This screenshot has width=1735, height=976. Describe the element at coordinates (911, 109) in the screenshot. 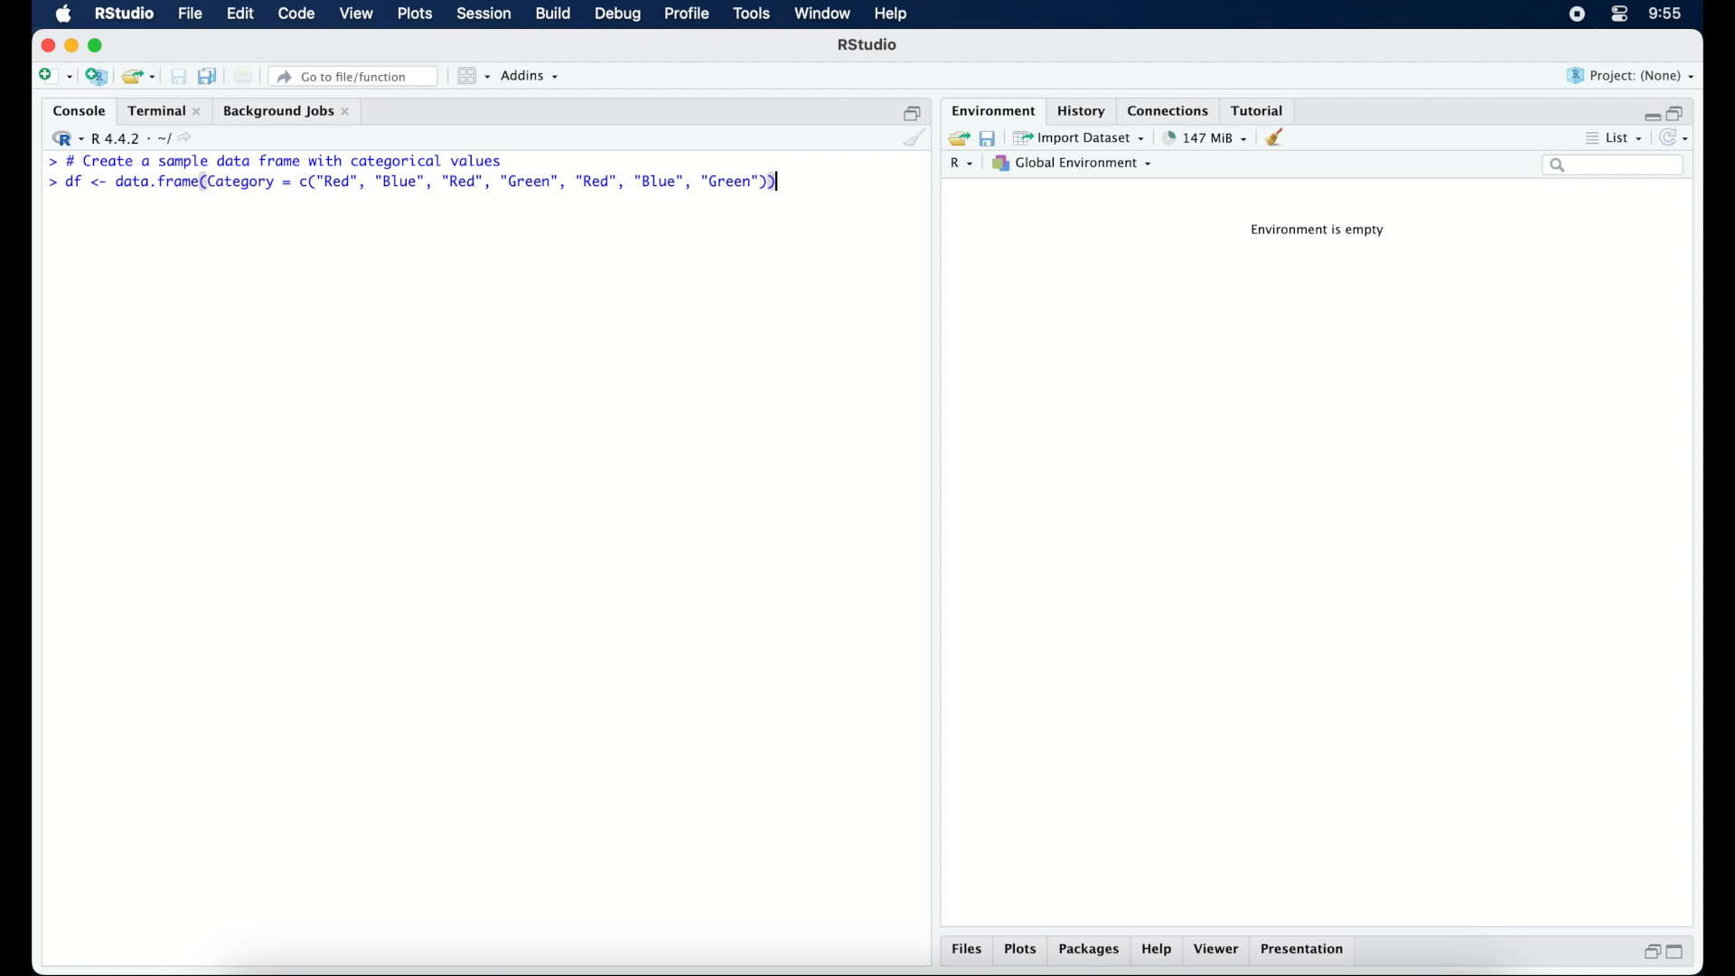

I see `restore down` at that location.